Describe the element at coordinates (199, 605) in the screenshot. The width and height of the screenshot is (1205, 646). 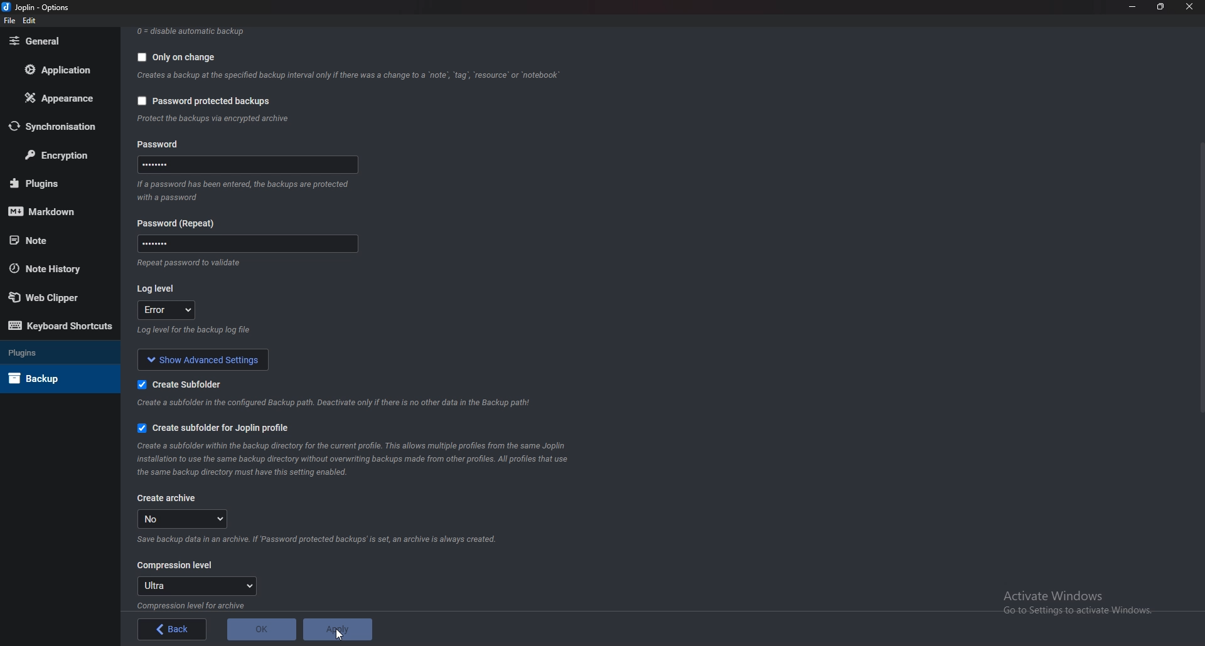
I see `info` at that location.